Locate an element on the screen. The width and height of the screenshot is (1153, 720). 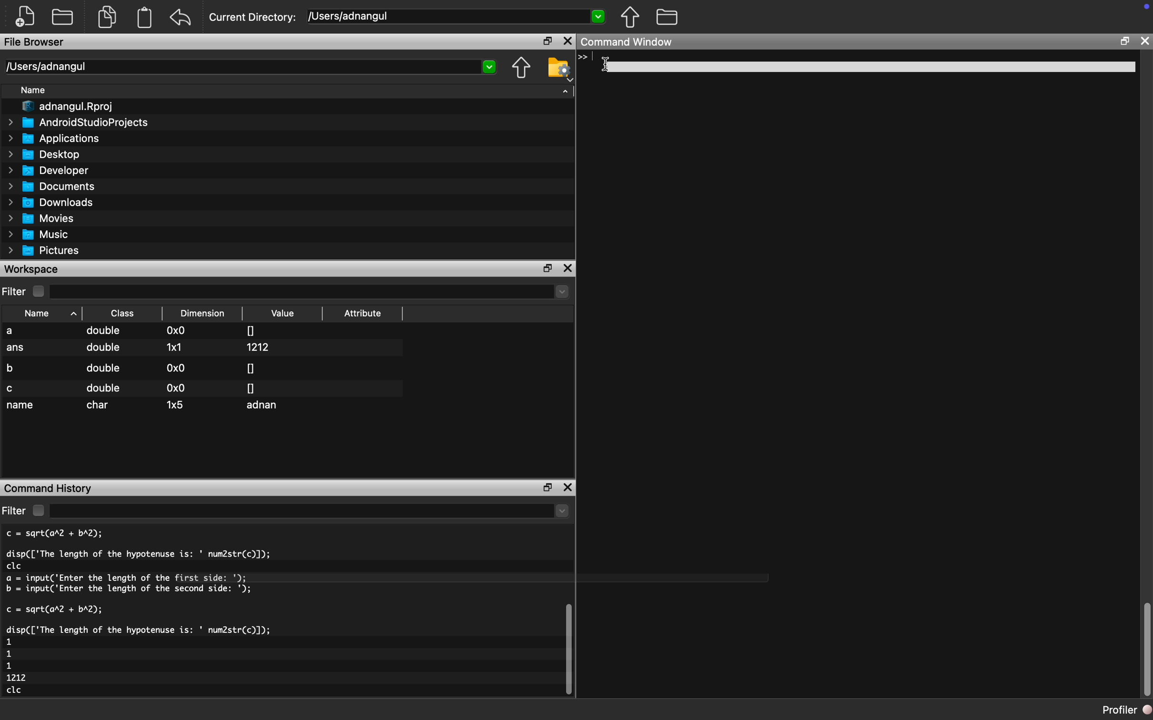
close is located at coordinates (1145, 40).